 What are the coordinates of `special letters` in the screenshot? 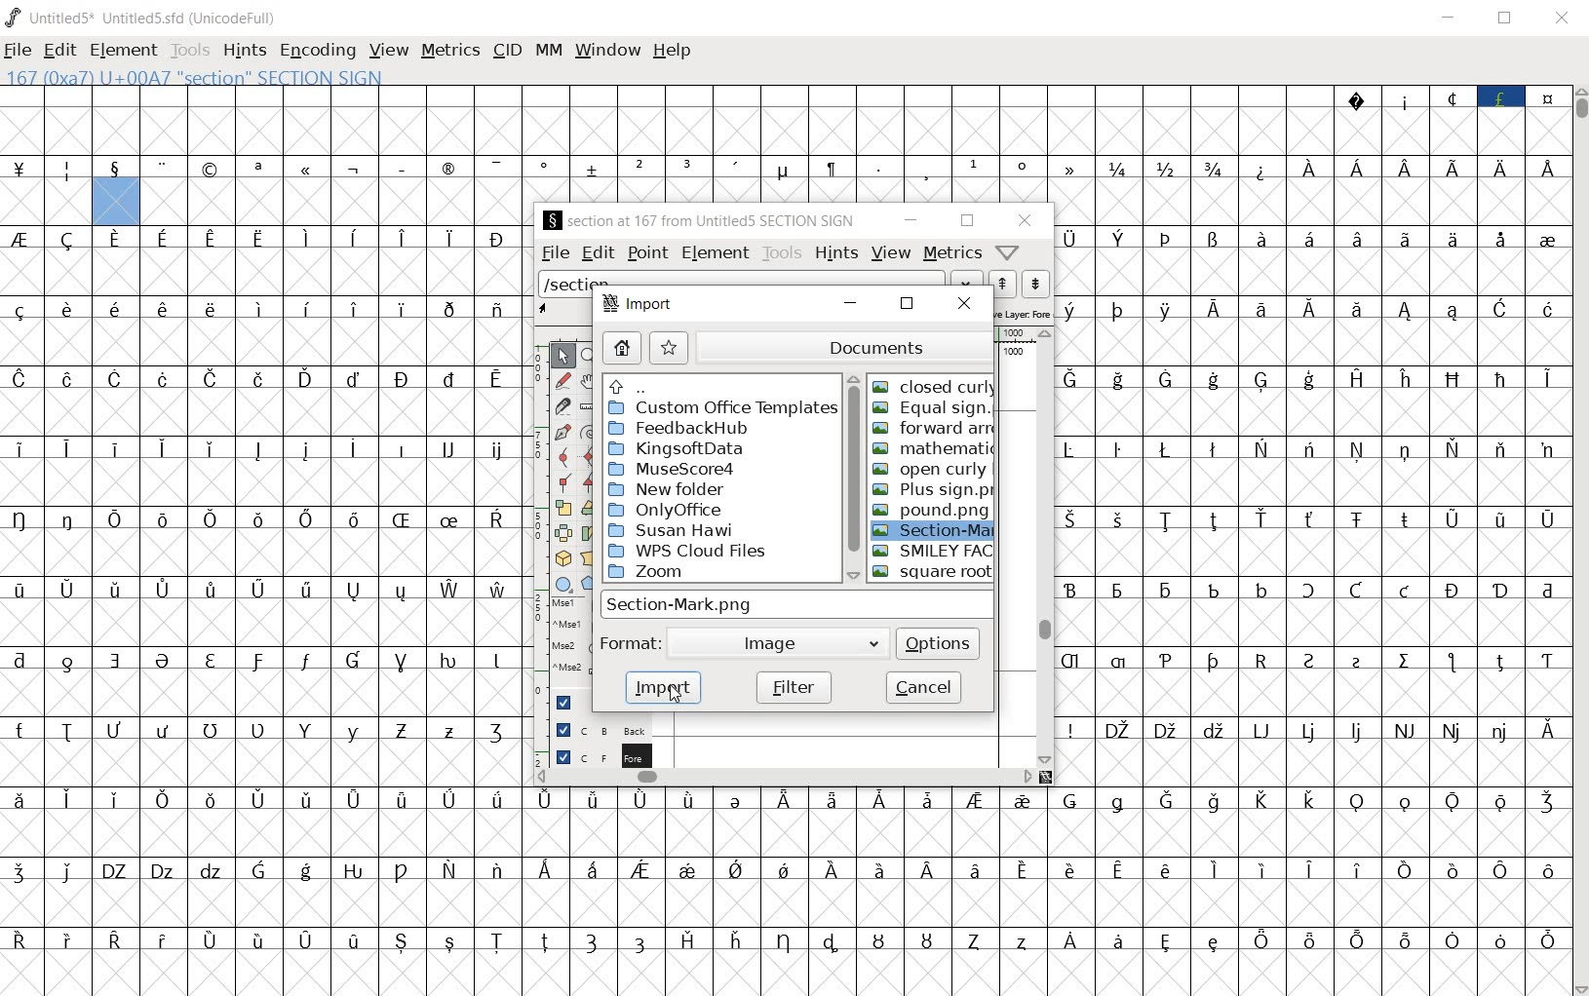 It's located at (264, 520).